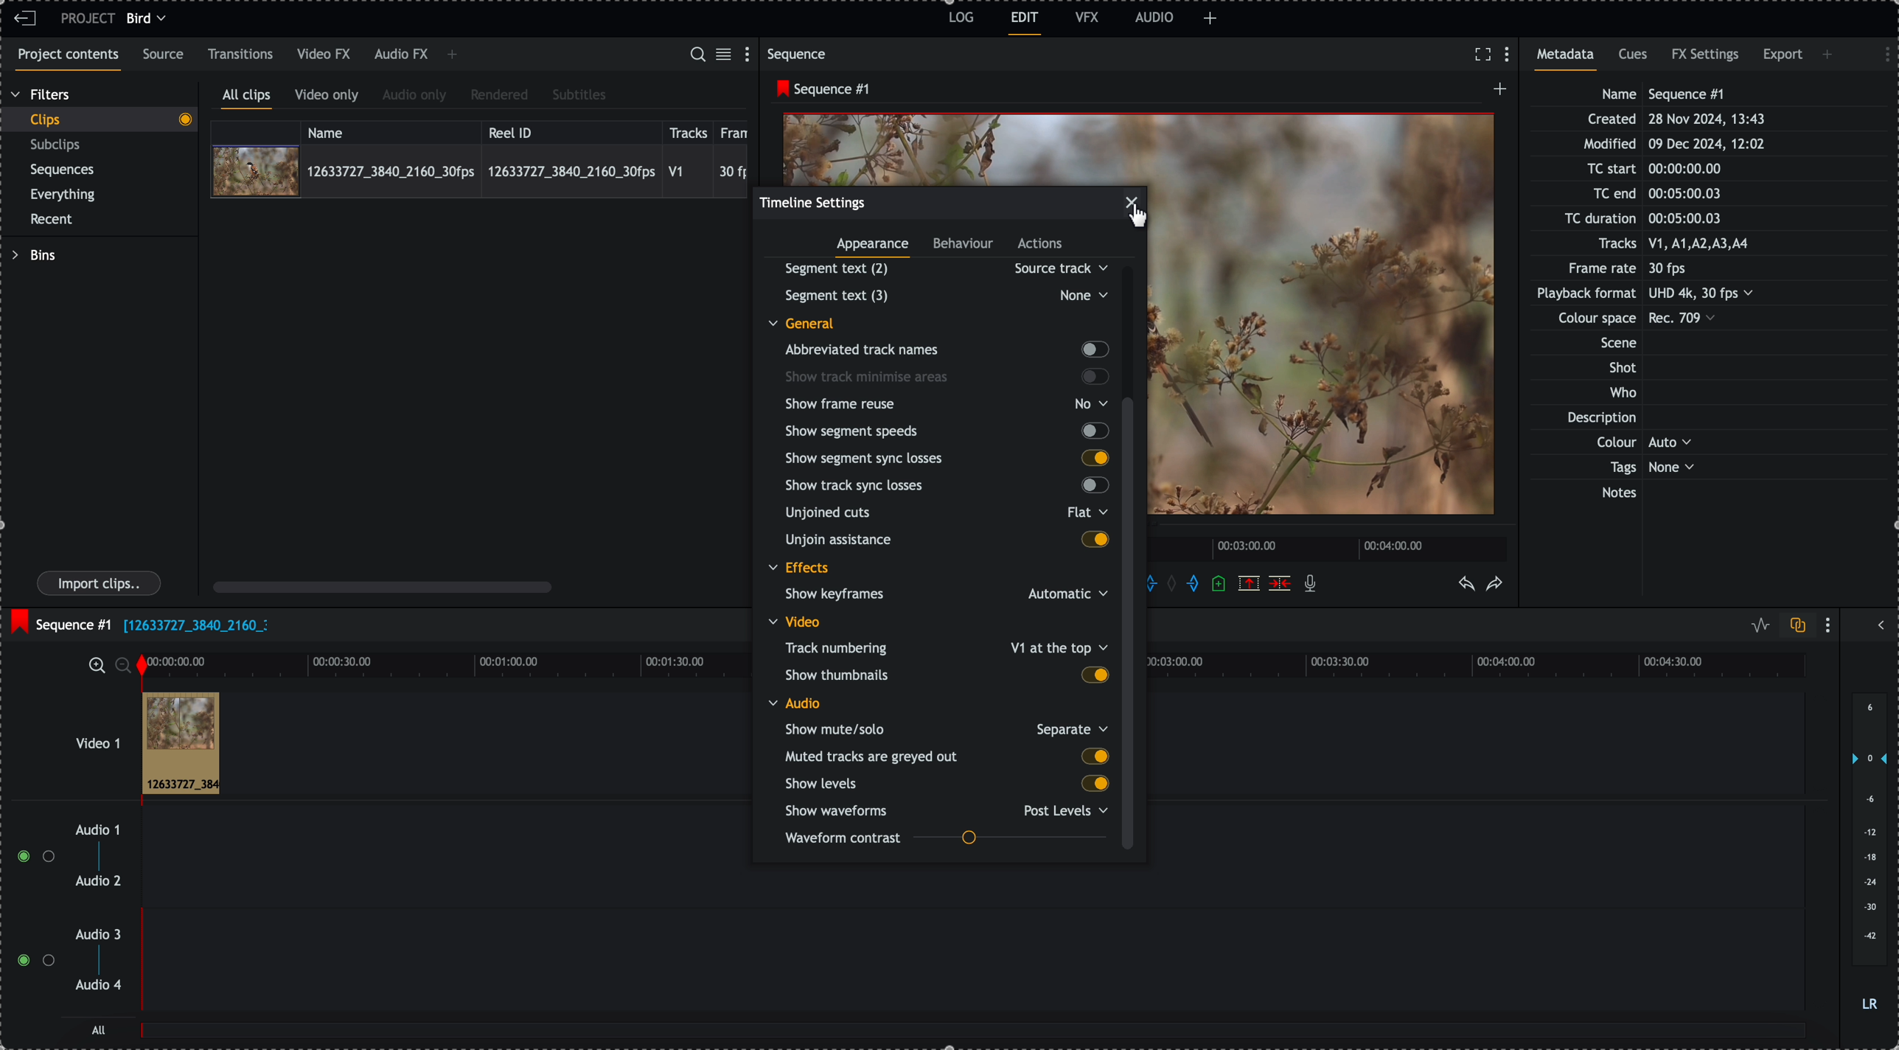  What do you see at coordinates (1634, 59) in the screenshot?
I see `cues` at bounding box center [1634, 59].